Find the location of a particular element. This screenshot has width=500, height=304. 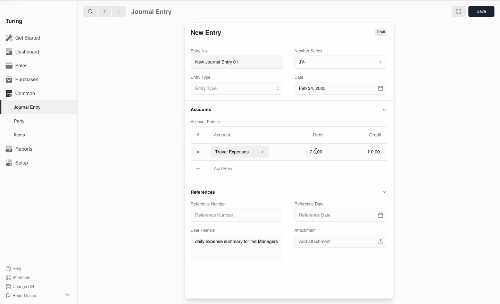

Account is located at coordinates (223, 135).